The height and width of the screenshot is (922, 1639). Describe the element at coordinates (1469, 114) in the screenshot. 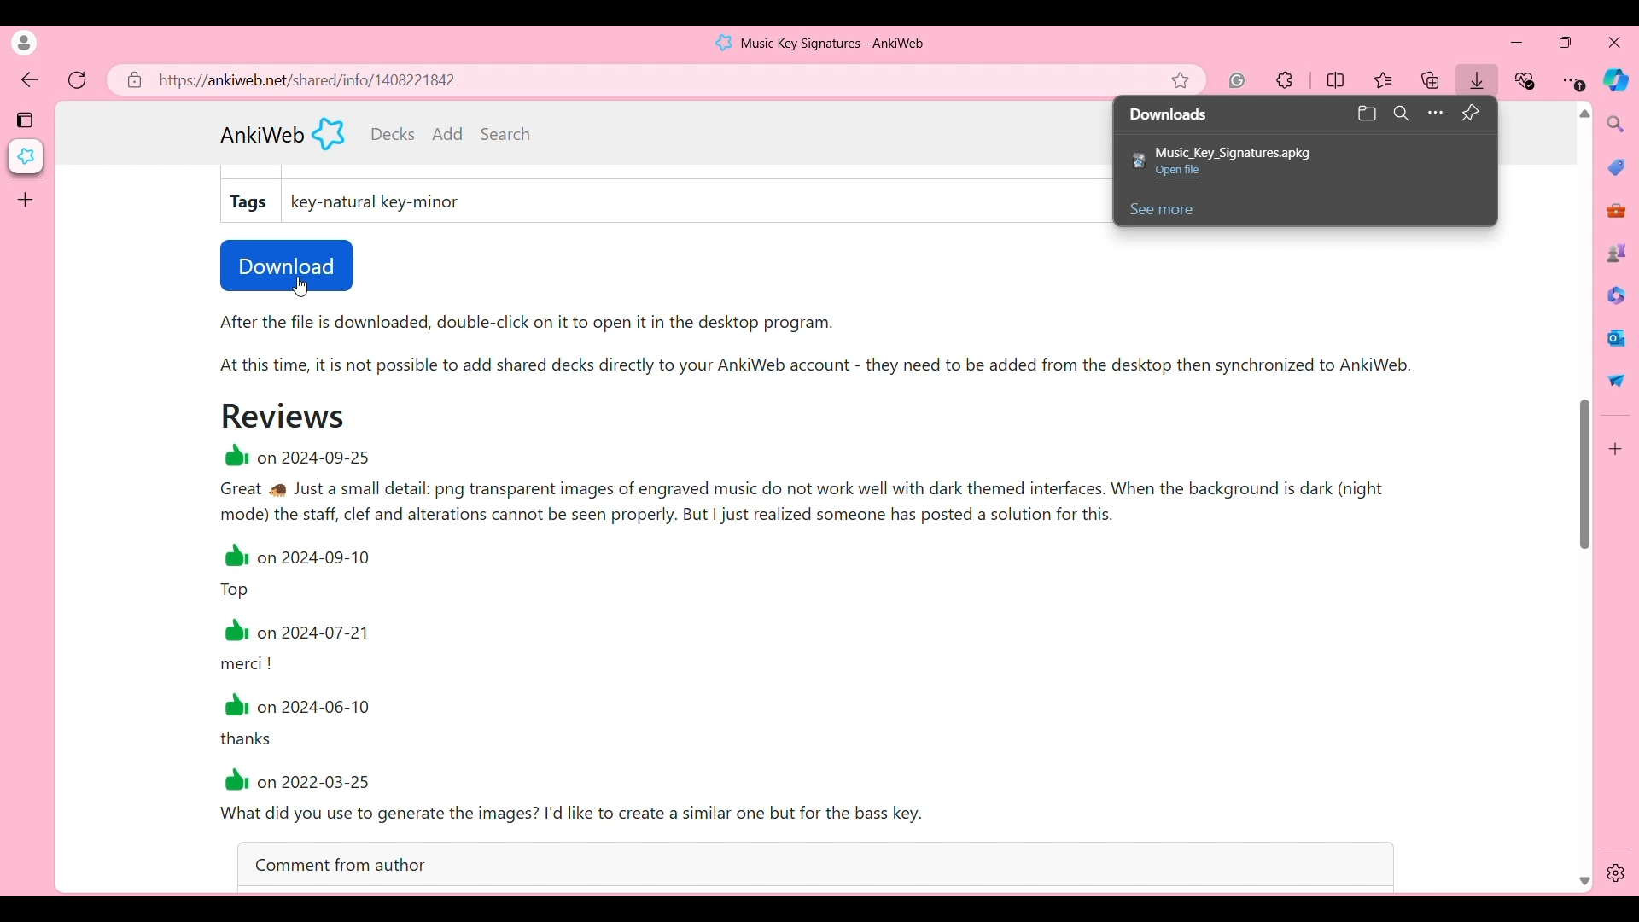

I see `Pin downloads` at that location.